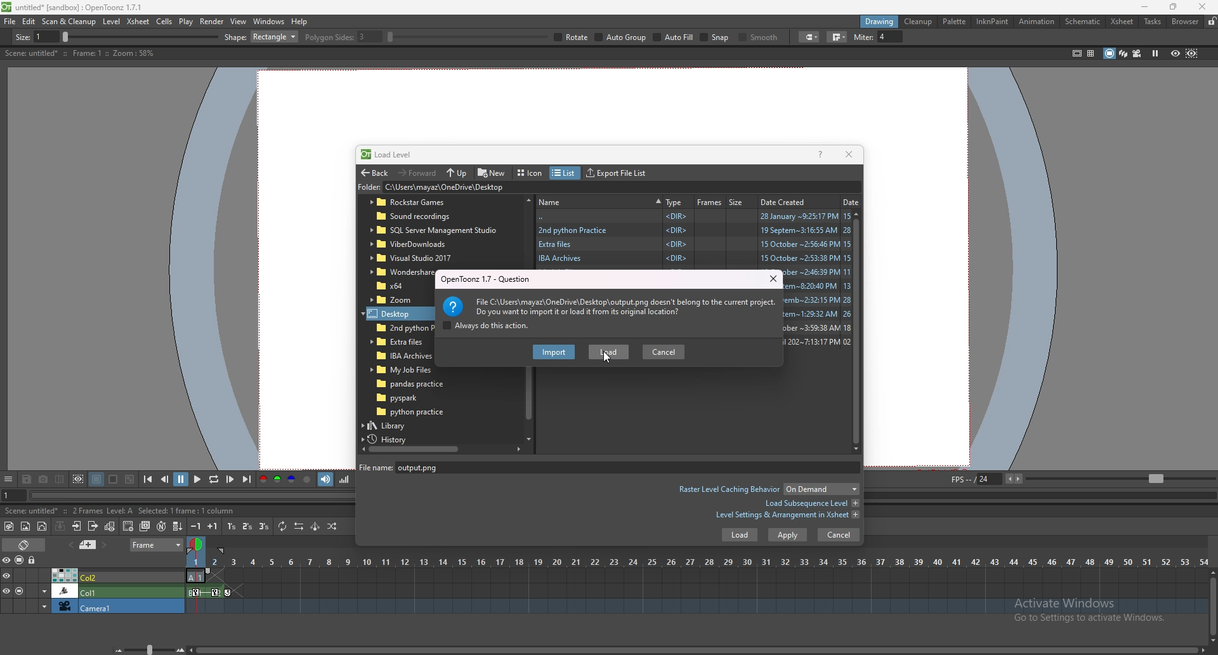  What do you see at coordinates (10, 21) in the screenshot?
I see `file` at bounding box center [10, 21].